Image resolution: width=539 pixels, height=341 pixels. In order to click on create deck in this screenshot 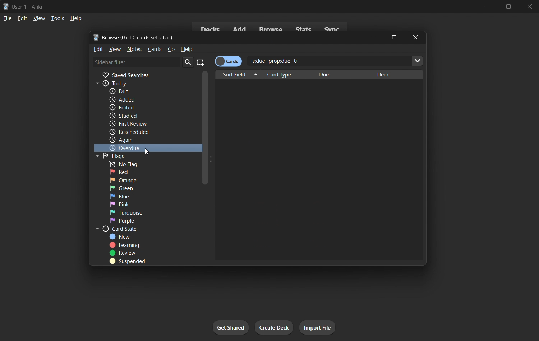, I will do `click(275, 328)`.